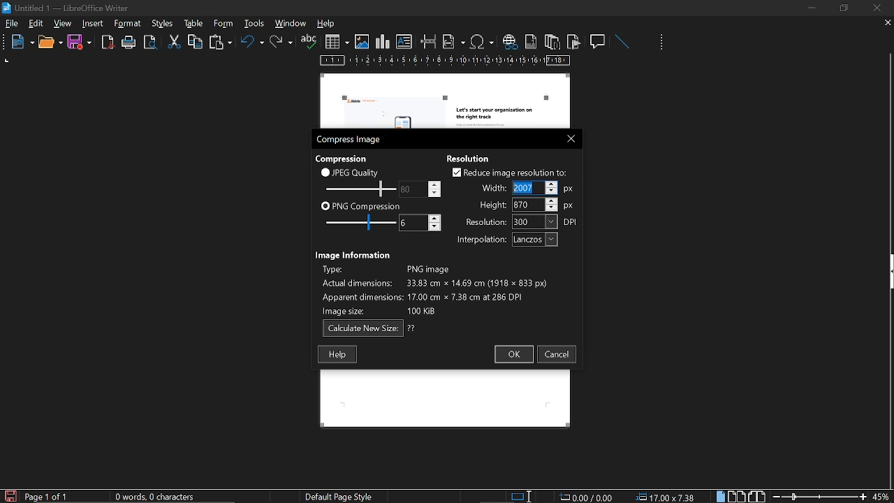 The image size is (894, 503). I want to click on reduce image resolution, so click(510, 173).